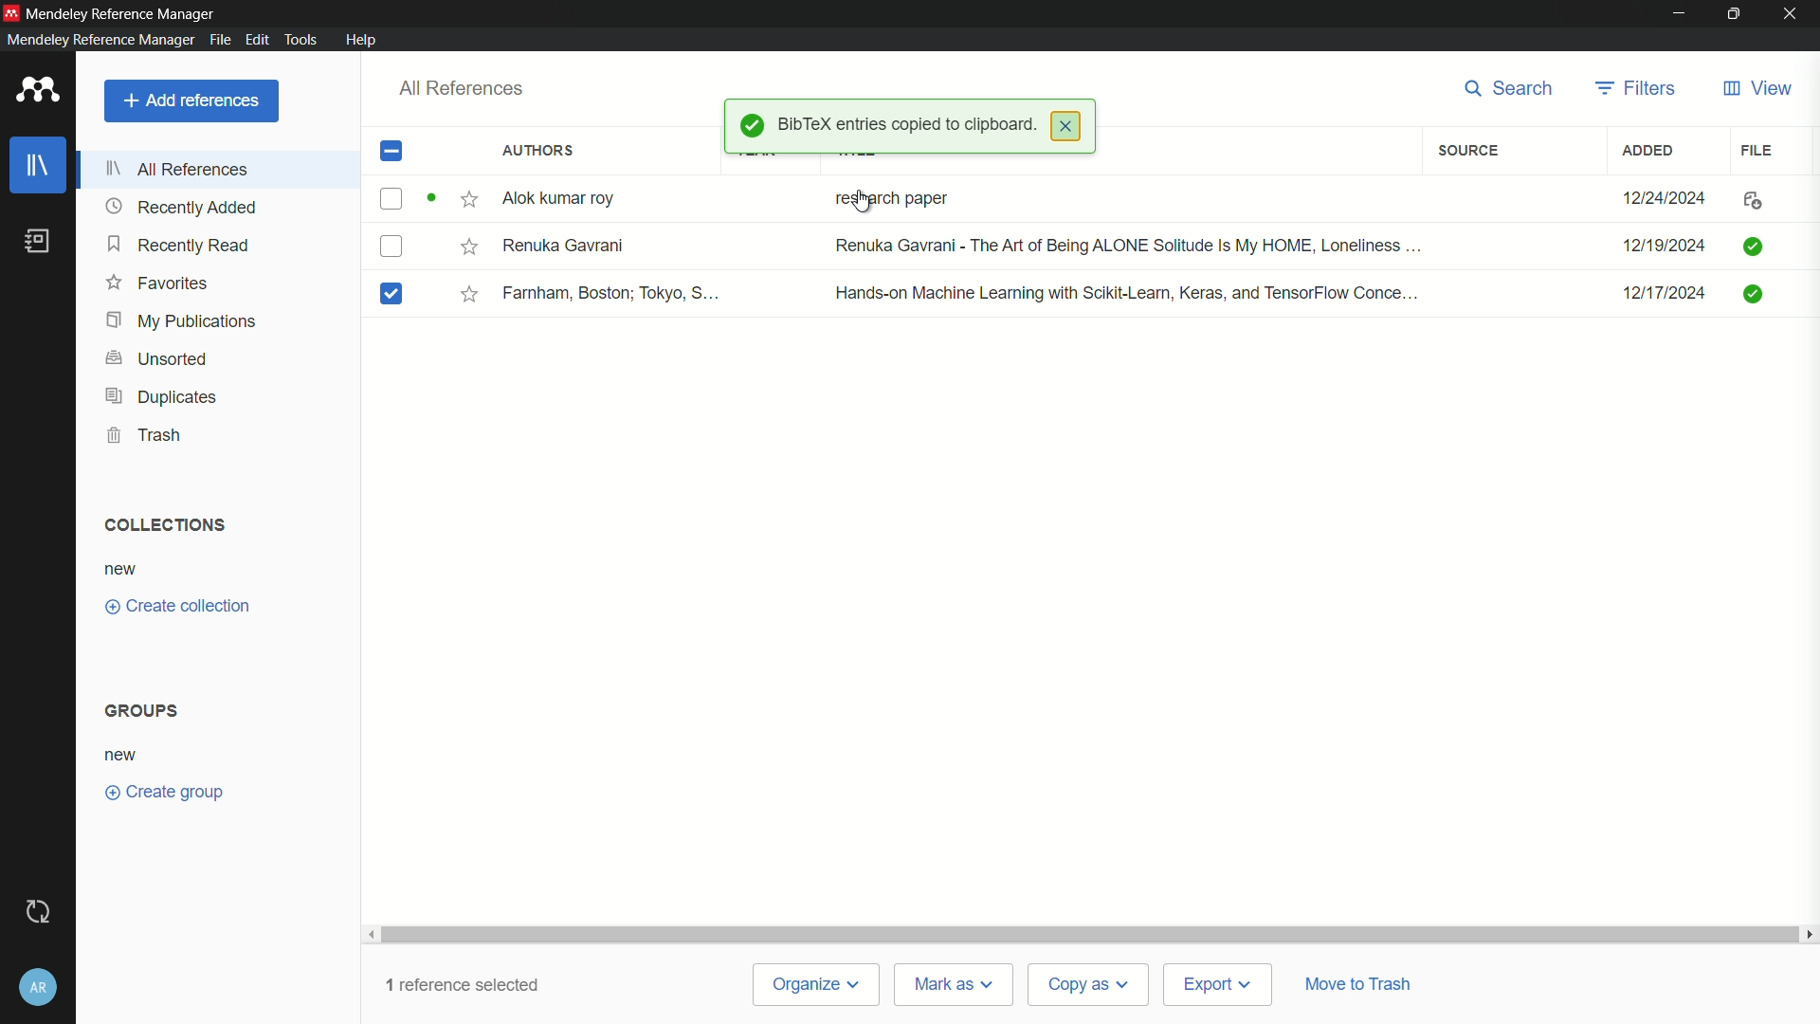 The height and width of the screenshot is (1024, 1820). Describe the element at coordinates (1649, 151) in the screenshot. I see `added` at that location.